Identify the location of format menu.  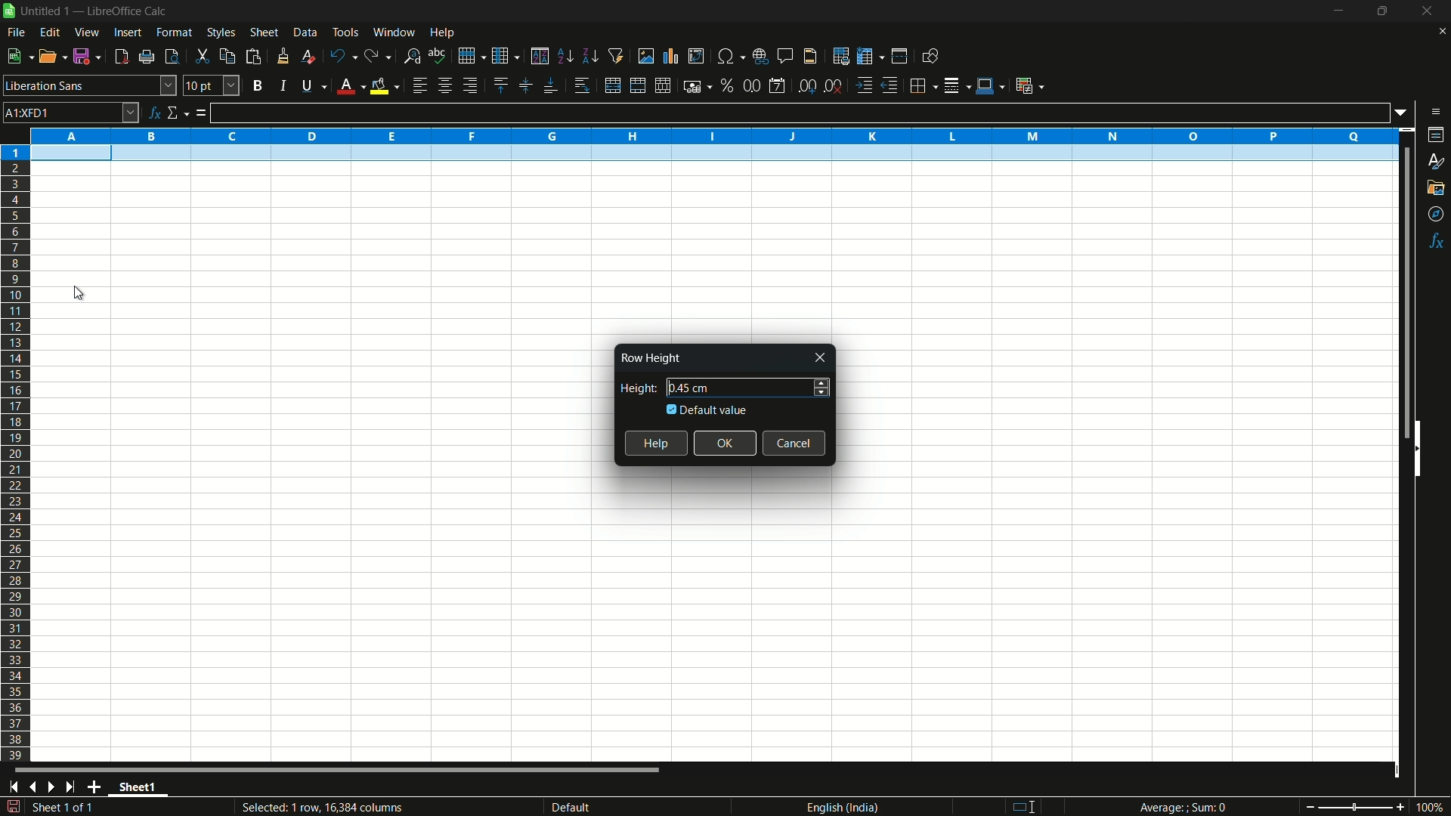
(175, 32).